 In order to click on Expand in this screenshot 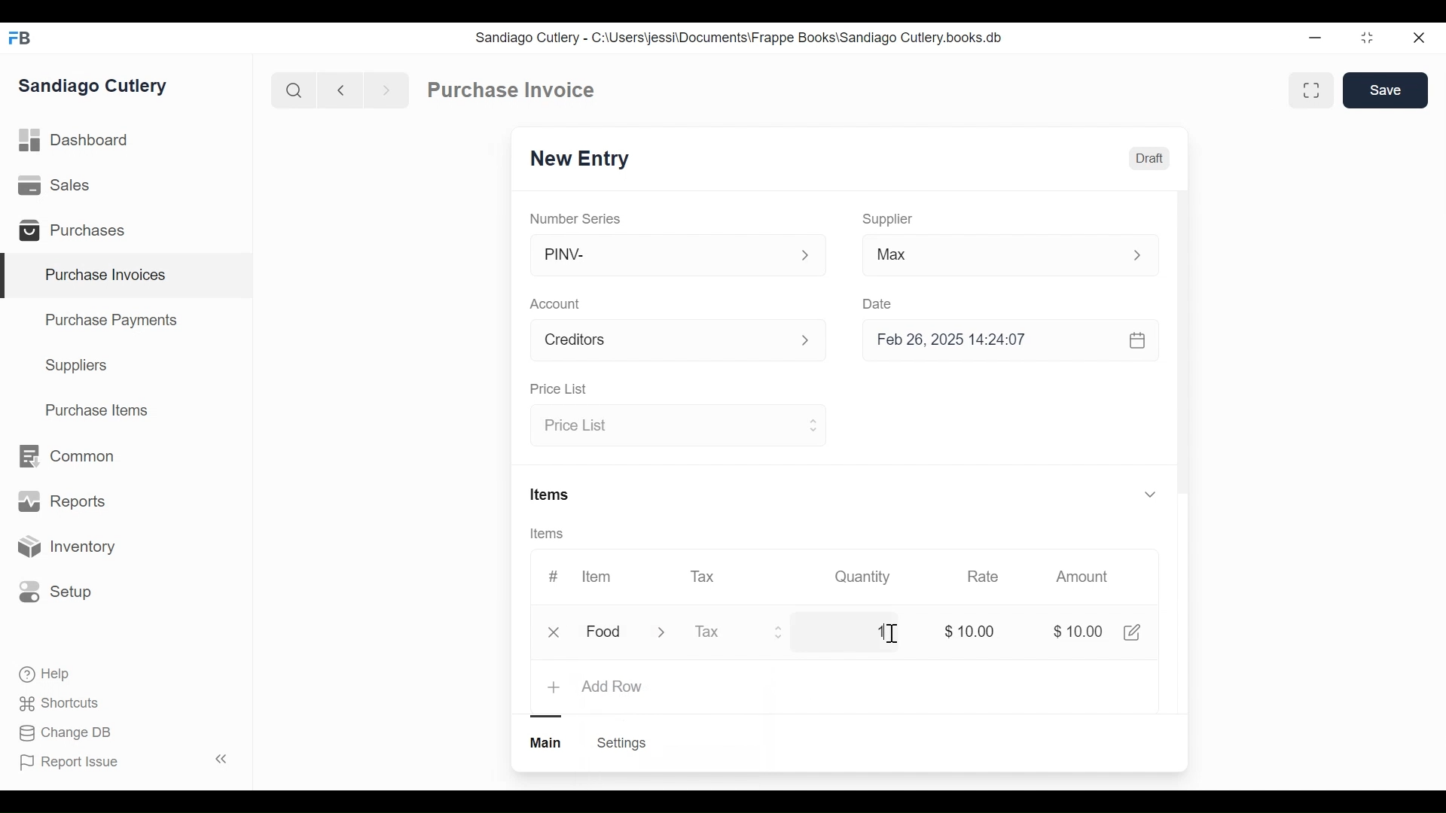, I will do `click(812, 424)`.